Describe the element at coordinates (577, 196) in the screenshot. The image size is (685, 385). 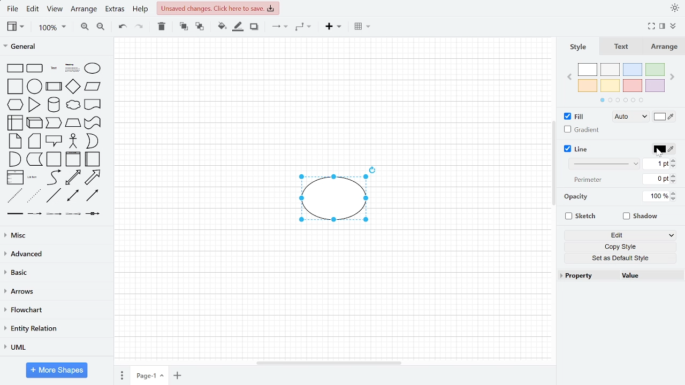
I see `opacity` at that location.